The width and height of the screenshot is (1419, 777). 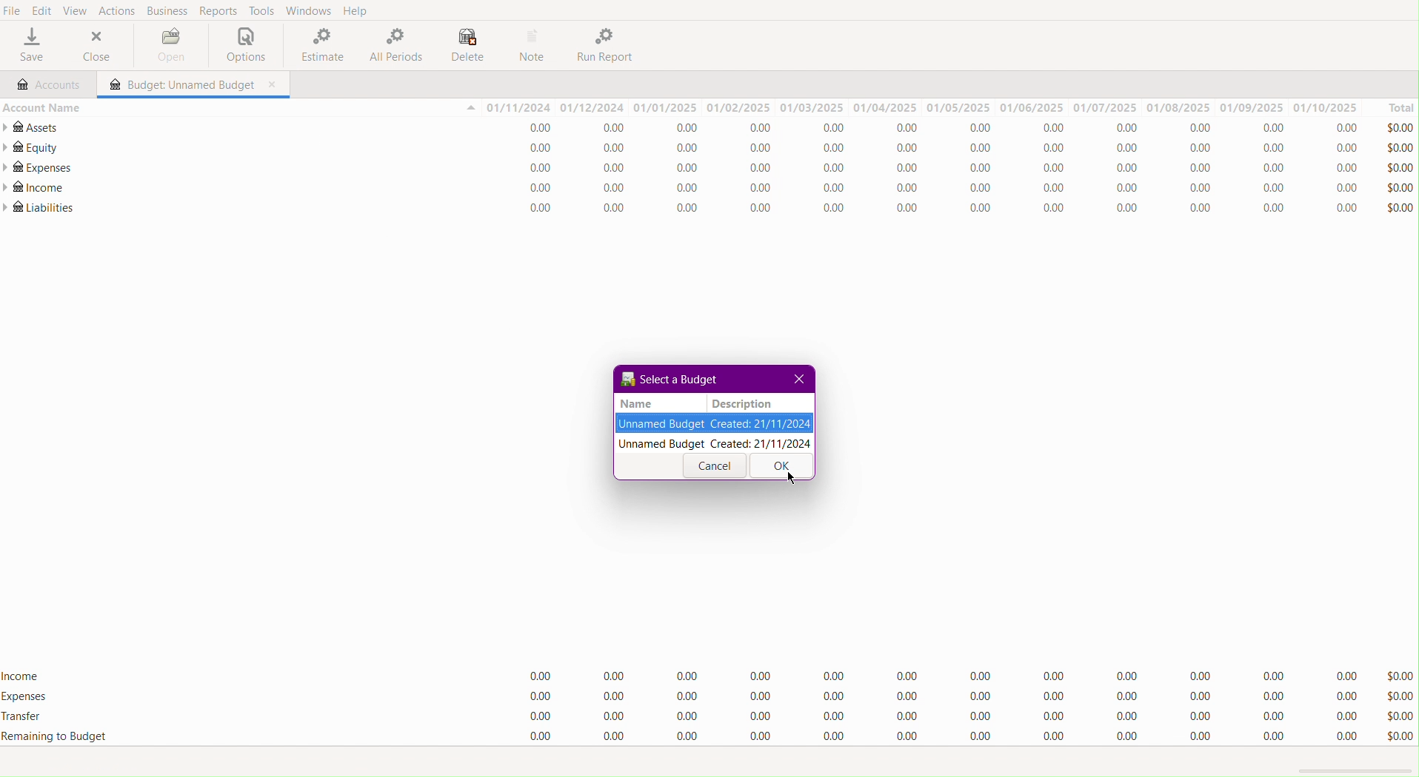 What do you see at coordinates (715, 467) in the screenshot?
I see `Cancel` at bounding box center [715, 467].